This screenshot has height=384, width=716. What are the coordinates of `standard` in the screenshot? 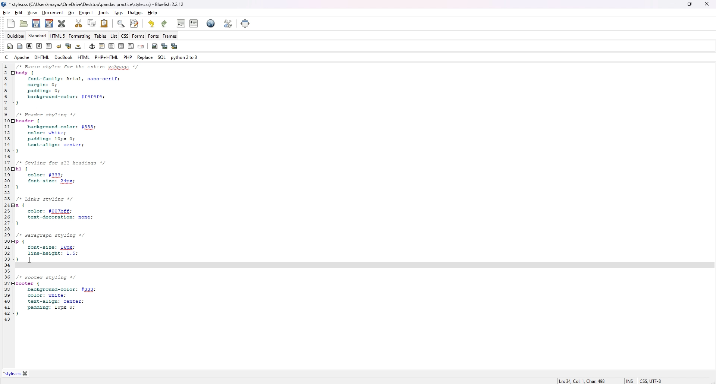 It's located at (38, 36).